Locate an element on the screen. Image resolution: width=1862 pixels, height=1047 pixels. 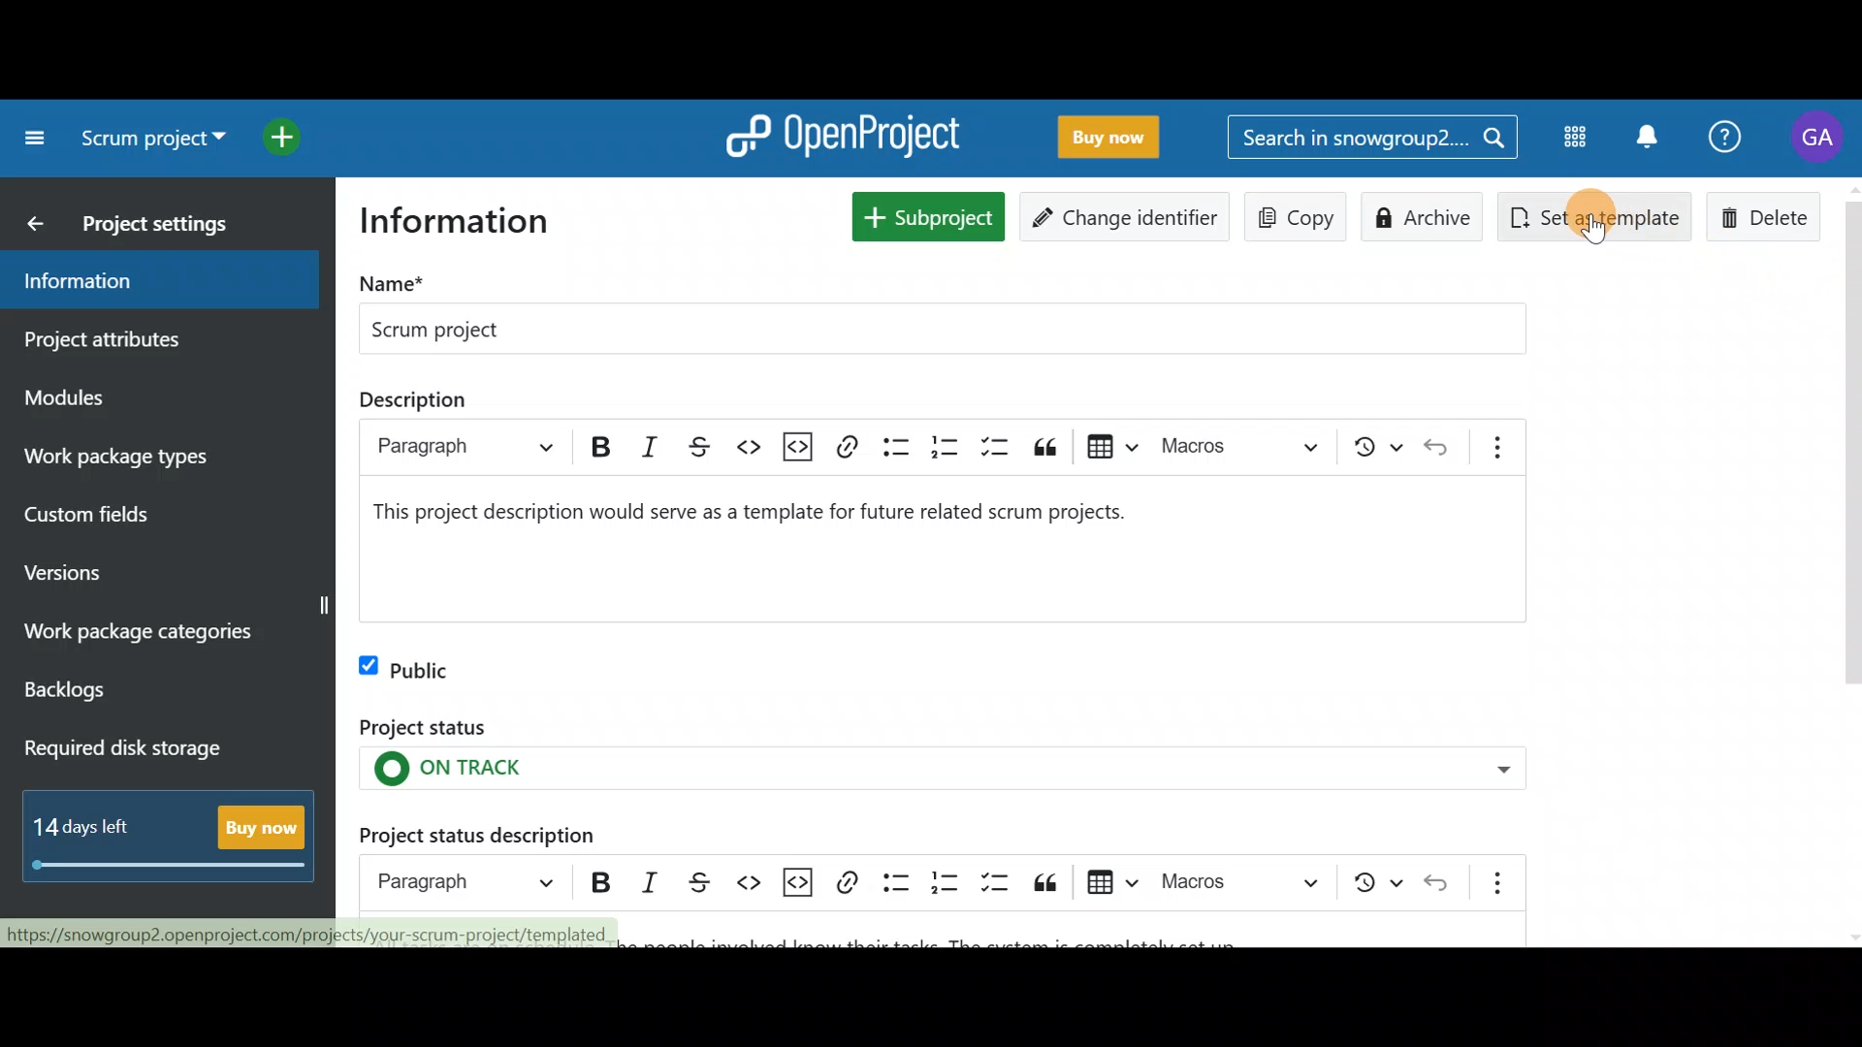
Public is located at coordinates (420, 669).